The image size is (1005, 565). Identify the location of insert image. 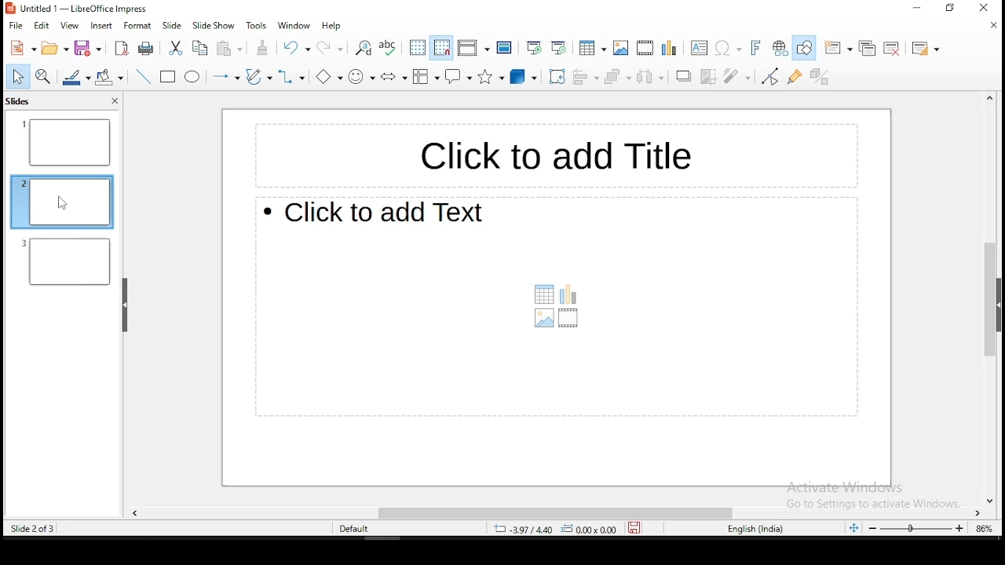
(622, 48).